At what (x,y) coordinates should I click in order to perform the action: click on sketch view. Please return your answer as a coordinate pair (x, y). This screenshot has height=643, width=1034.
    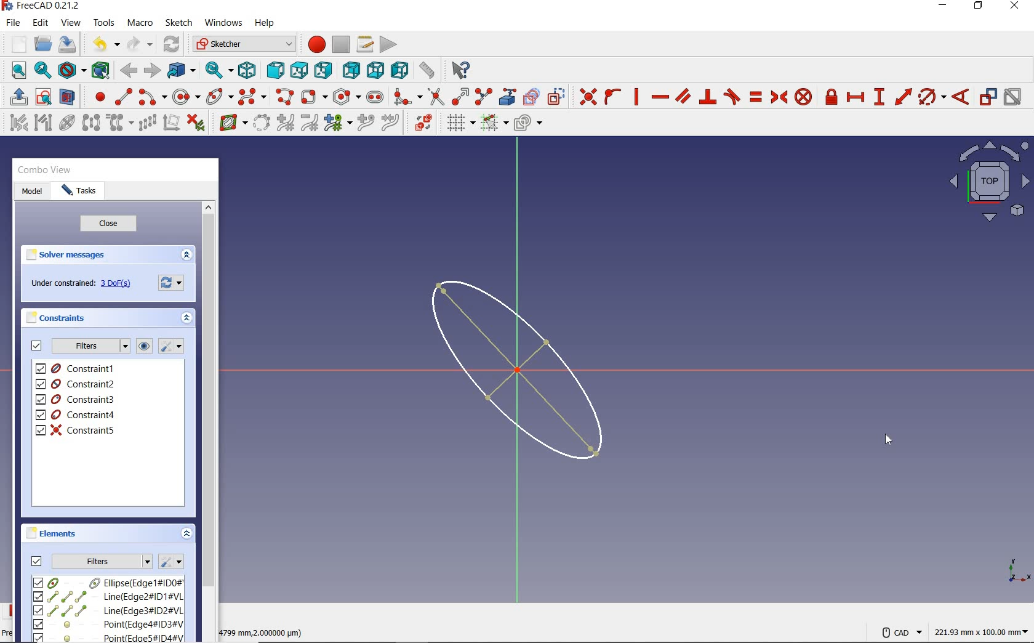
    Looking at the image, I should click on (987, 181).